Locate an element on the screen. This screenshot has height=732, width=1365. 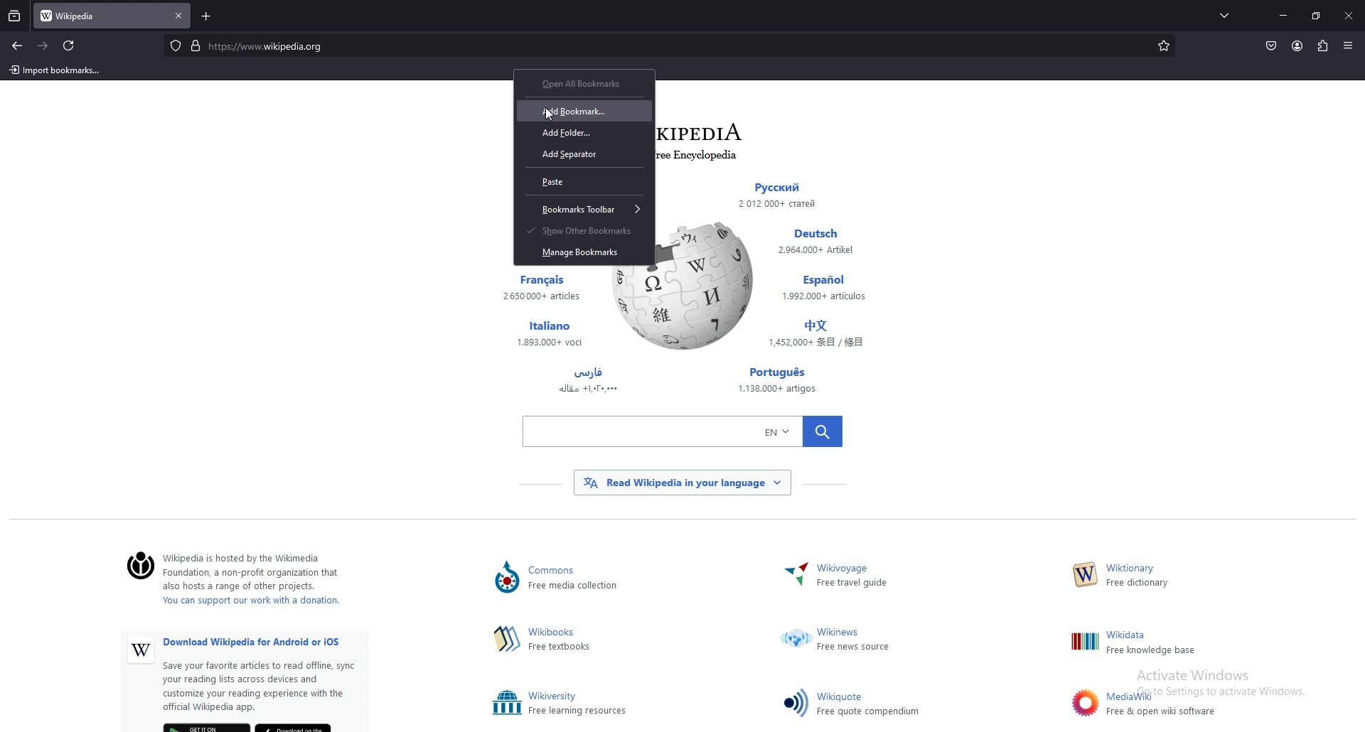
 is located at coordinates (507, 578).